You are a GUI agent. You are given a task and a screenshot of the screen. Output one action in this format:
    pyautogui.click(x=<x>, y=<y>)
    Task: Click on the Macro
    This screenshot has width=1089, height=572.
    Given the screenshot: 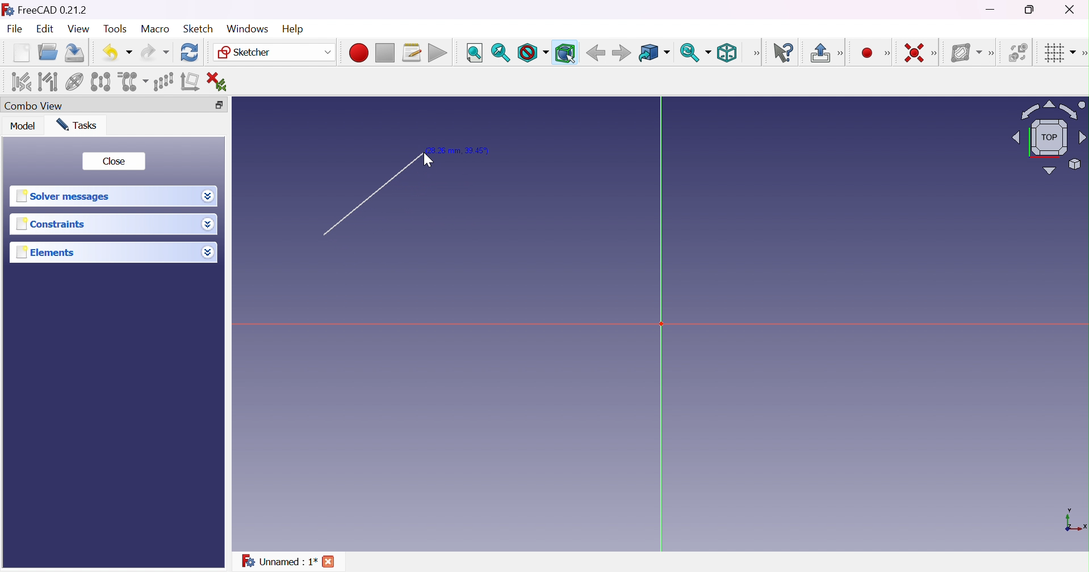 What is the action you would take?
    pyautogui.click(x=154, y=29)
    